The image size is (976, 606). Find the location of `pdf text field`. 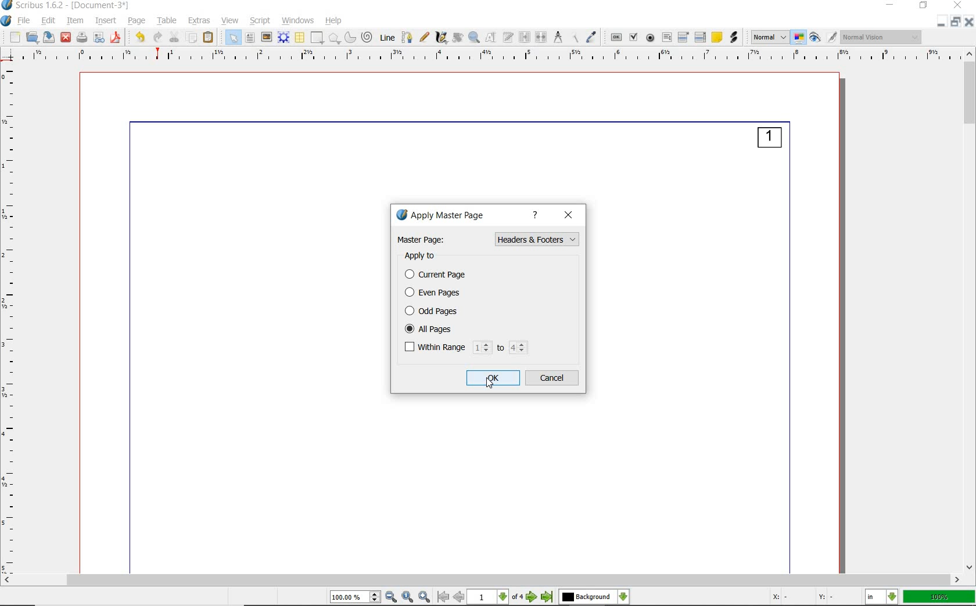

pdf text field is located at coordinates (666, 37).